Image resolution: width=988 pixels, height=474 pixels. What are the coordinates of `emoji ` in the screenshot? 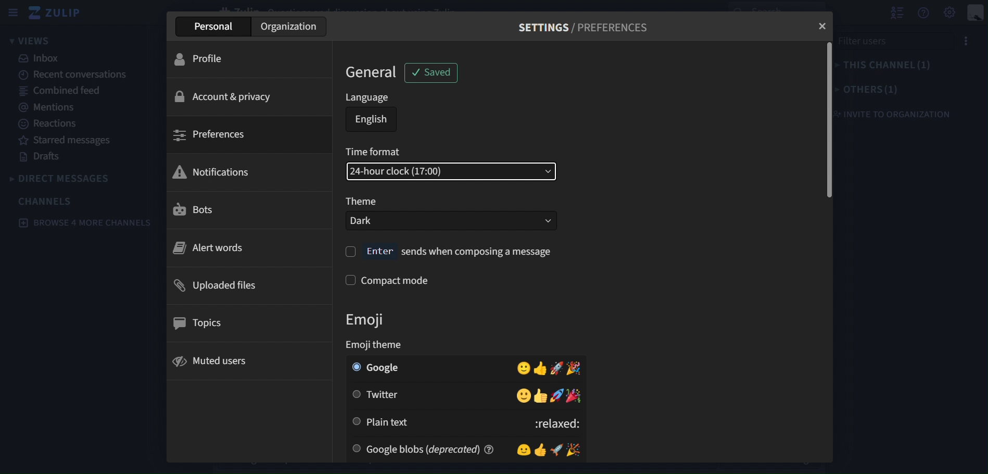 It's located at (370, 320).